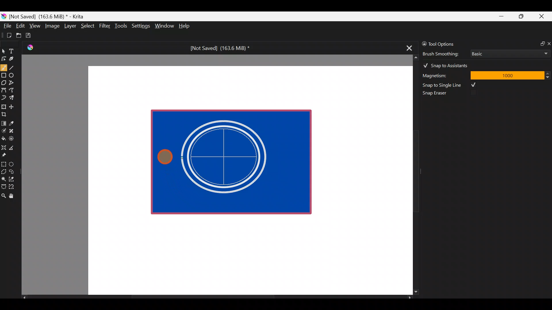 The image size is (552, 310). I want to click on Magnetism, so click(443, 75).